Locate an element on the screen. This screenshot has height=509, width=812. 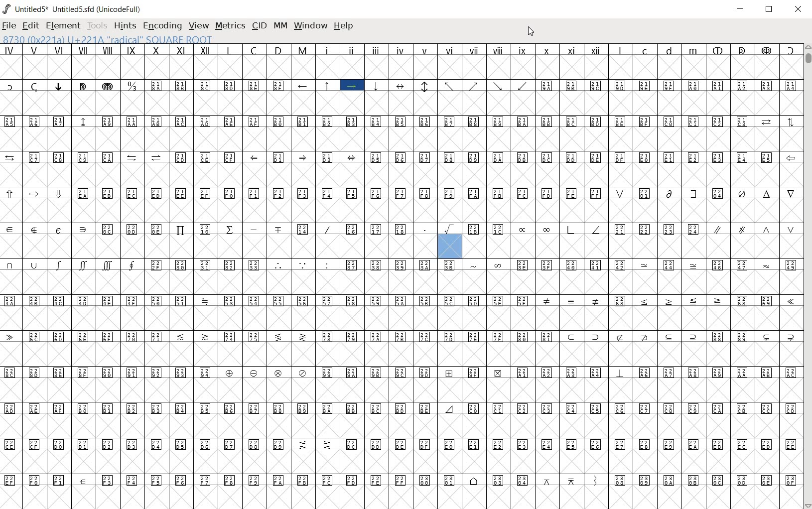
MINIMIZE is located at coordinates (740, 9).